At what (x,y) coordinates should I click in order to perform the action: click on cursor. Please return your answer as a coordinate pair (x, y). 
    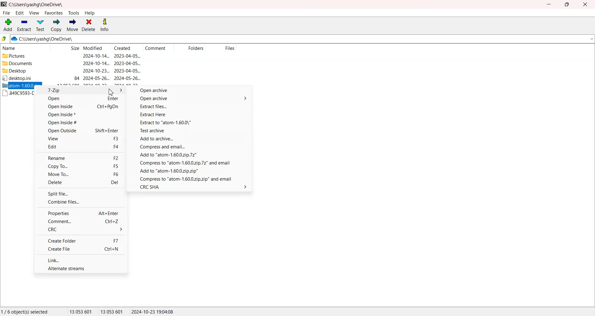
    Looking at the image, I should click on (111, 92).